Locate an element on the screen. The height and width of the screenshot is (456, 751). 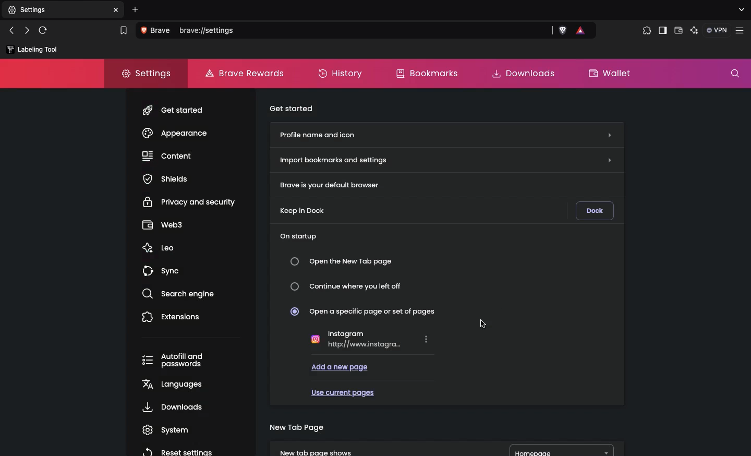
Dock is located at coordinates (592, 209).